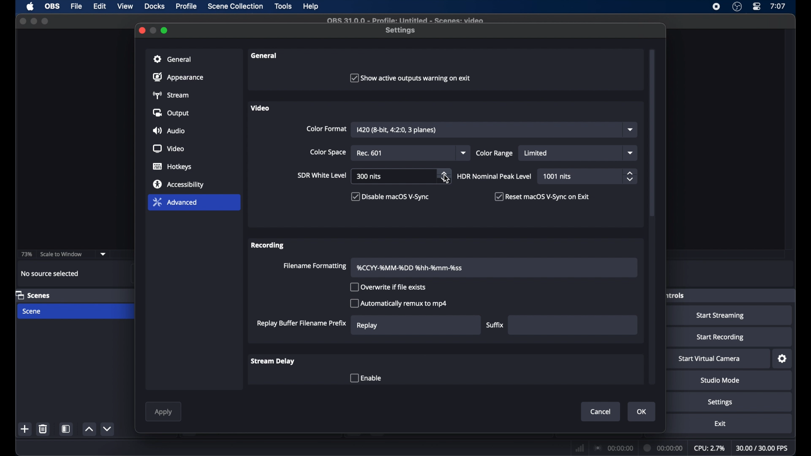 The height and width of the screenshot is (456, 811). What do you see at coordinates (103, 254) in the screenshot?
I see `dropdown` at bounding box center [103, 254].